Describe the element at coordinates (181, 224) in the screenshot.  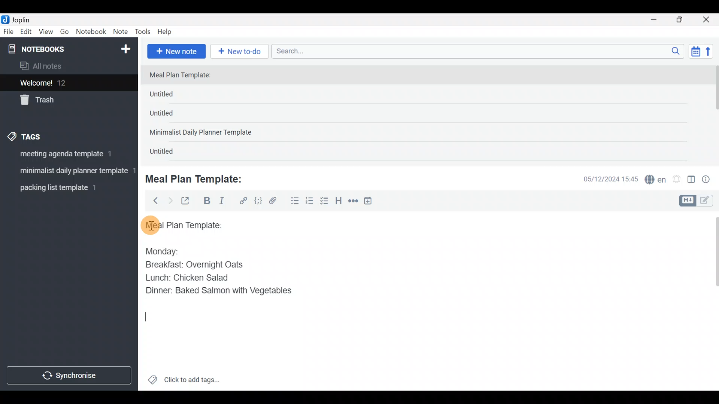
I see `Meal plan template` at that location.